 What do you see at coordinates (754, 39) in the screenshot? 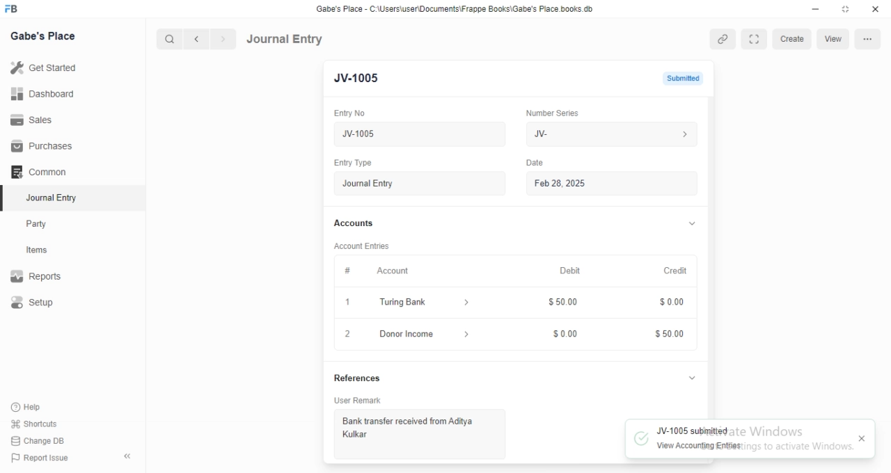
I see `full screen` at bounding box center [754, 39].